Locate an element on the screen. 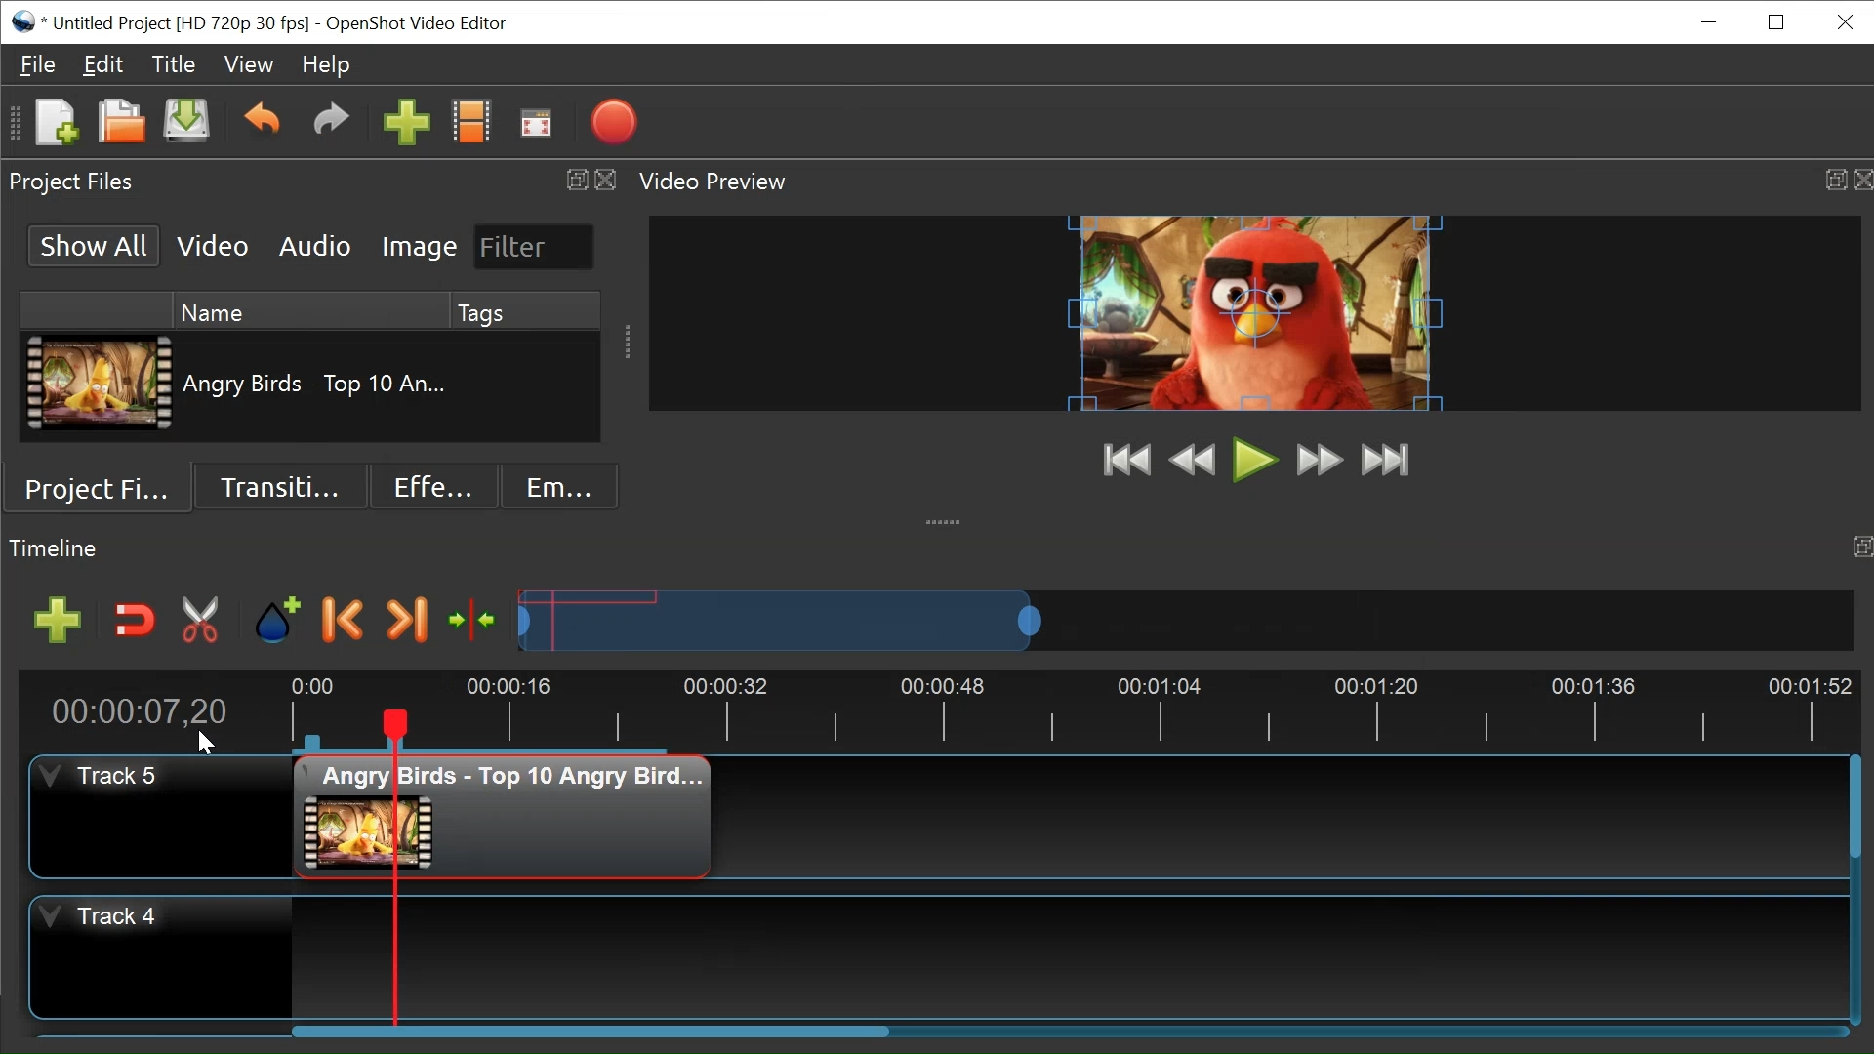 Image resolution: width=1874 pixels, height=1054 pixels. Timeline is located at coordinates (1073, 709).